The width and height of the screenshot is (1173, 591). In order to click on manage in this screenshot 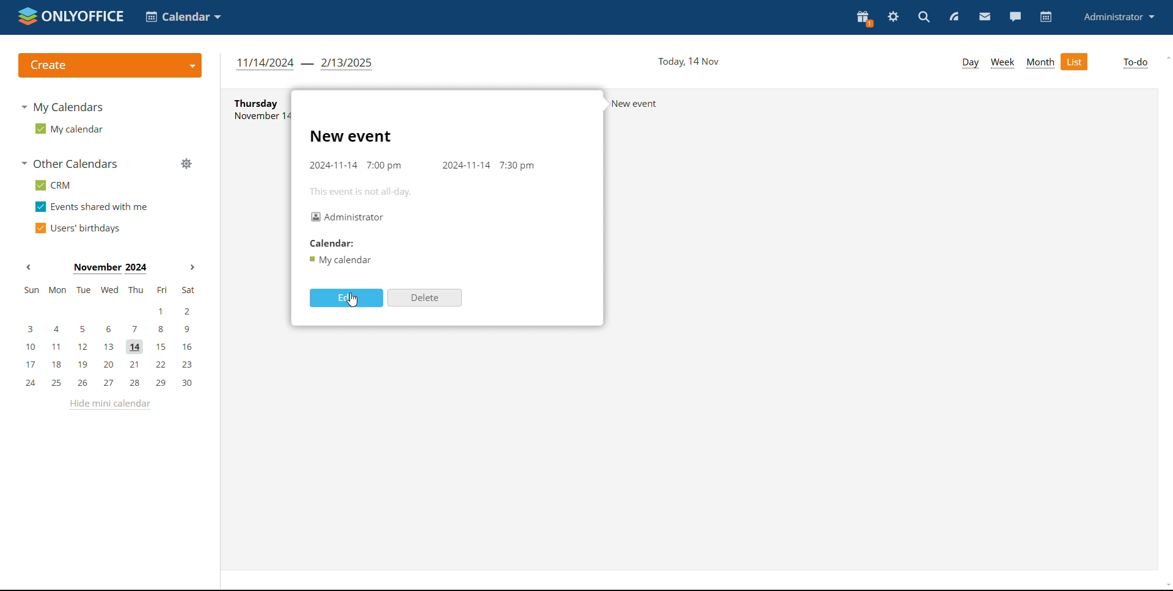, I will do `click(186, 165)`.